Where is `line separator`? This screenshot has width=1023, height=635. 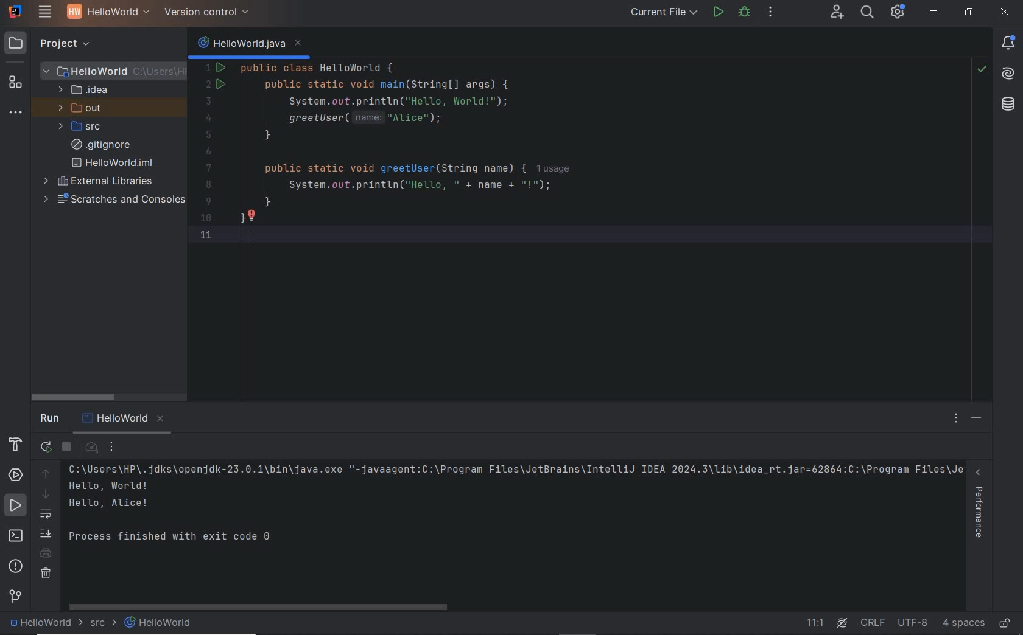 line separator is located at coordinates (874, 622).